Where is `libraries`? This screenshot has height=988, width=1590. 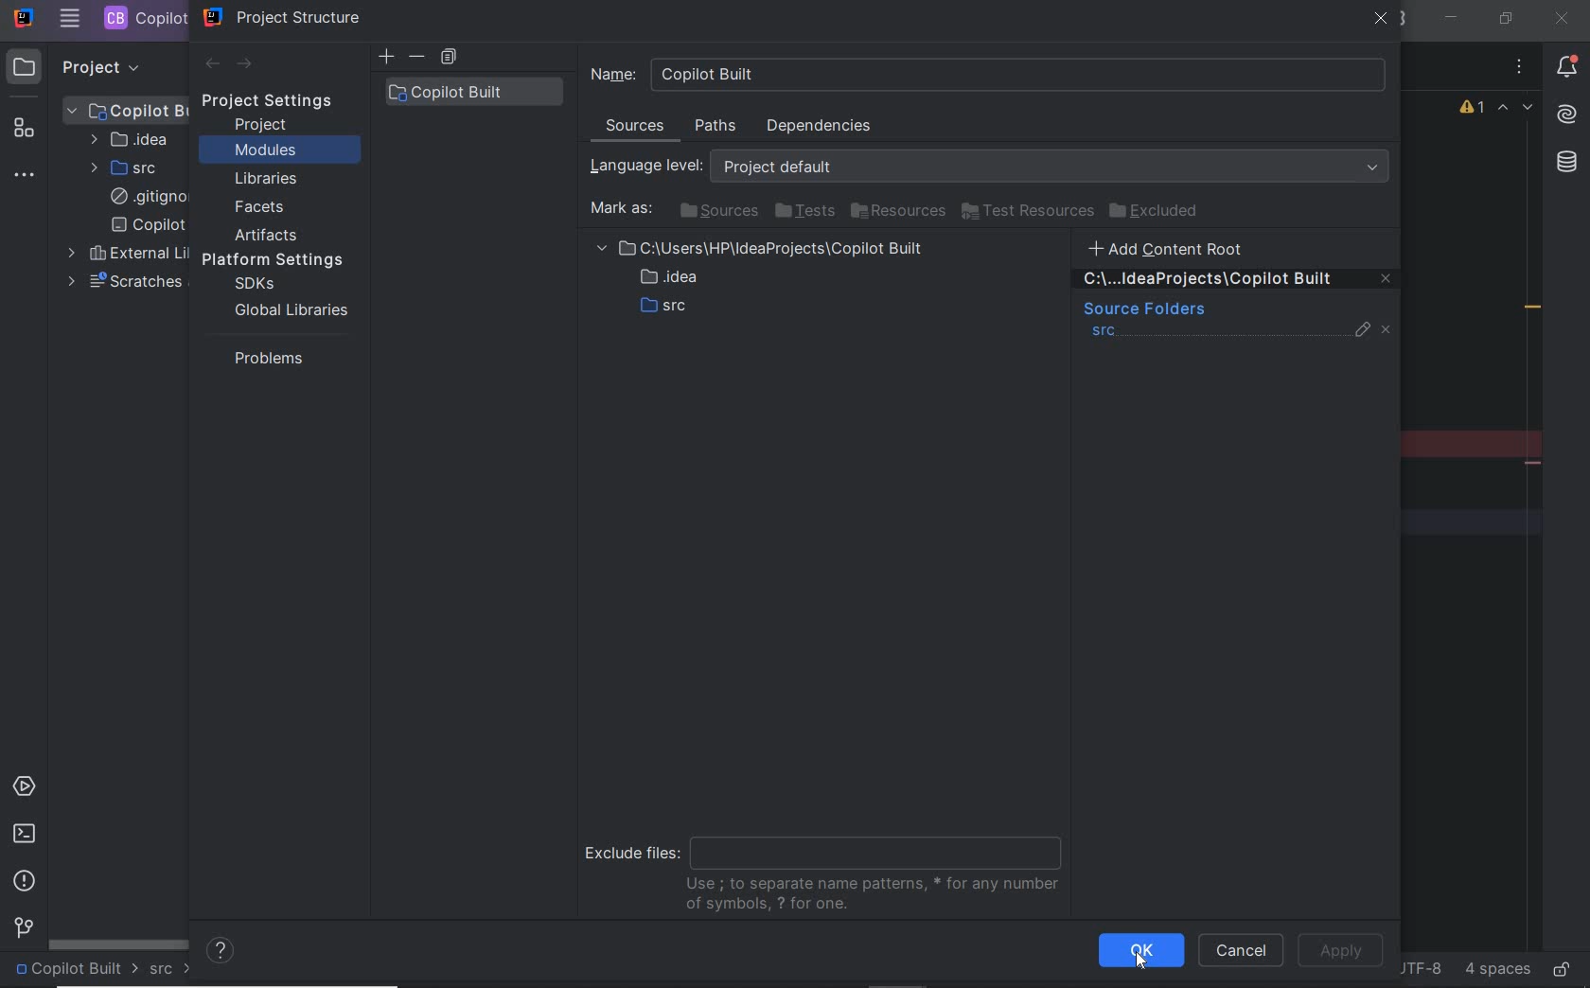 libraries is located at coordinates (267, 180).